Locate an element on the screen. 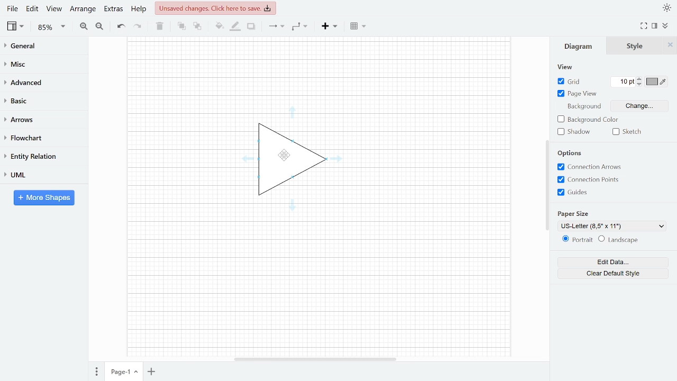 This screenshot has width=677, height=381. Advanced is located at coordinates (41, 81).